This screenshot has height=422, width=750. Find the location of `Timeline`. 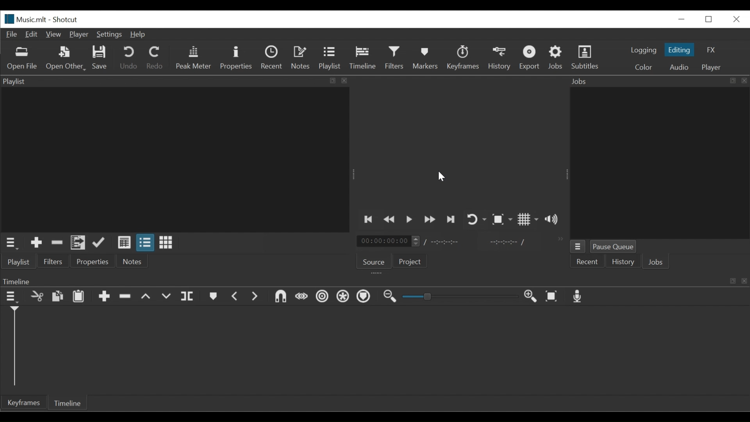

Timeline is located at coordinates (69, 403).